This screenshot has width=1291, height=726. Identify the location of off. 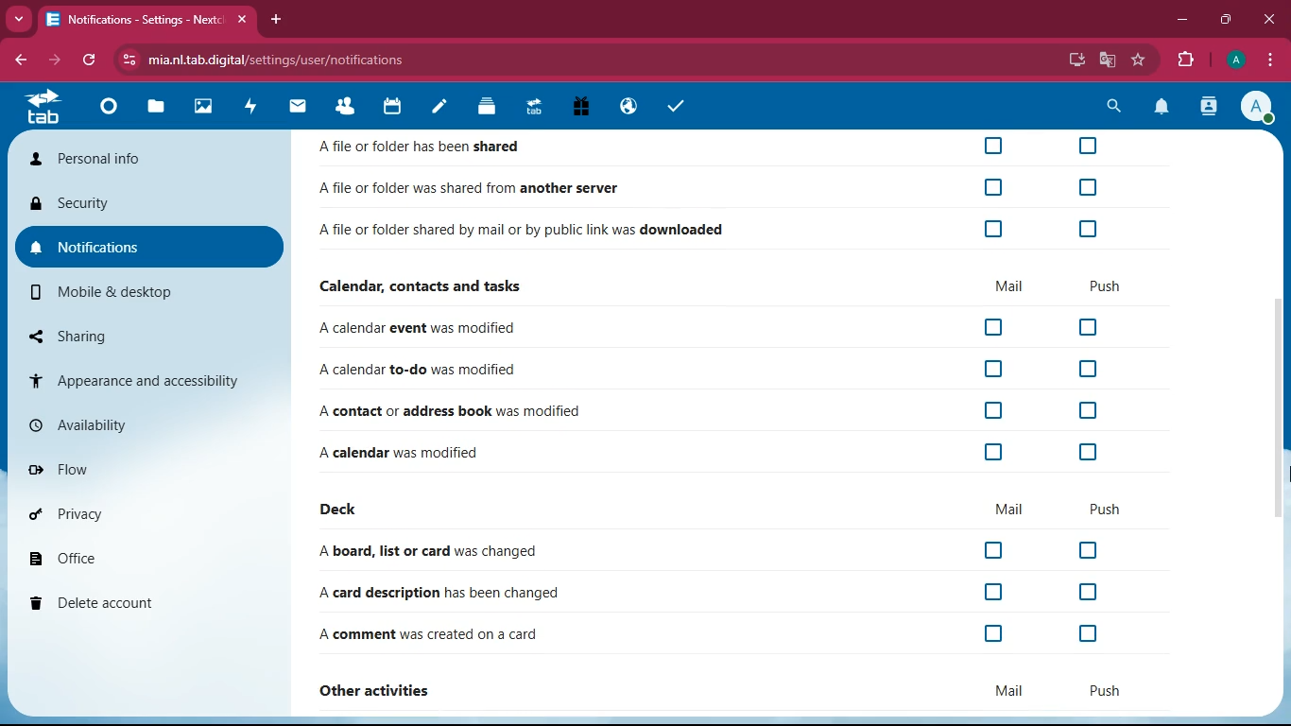
(1088, 227).